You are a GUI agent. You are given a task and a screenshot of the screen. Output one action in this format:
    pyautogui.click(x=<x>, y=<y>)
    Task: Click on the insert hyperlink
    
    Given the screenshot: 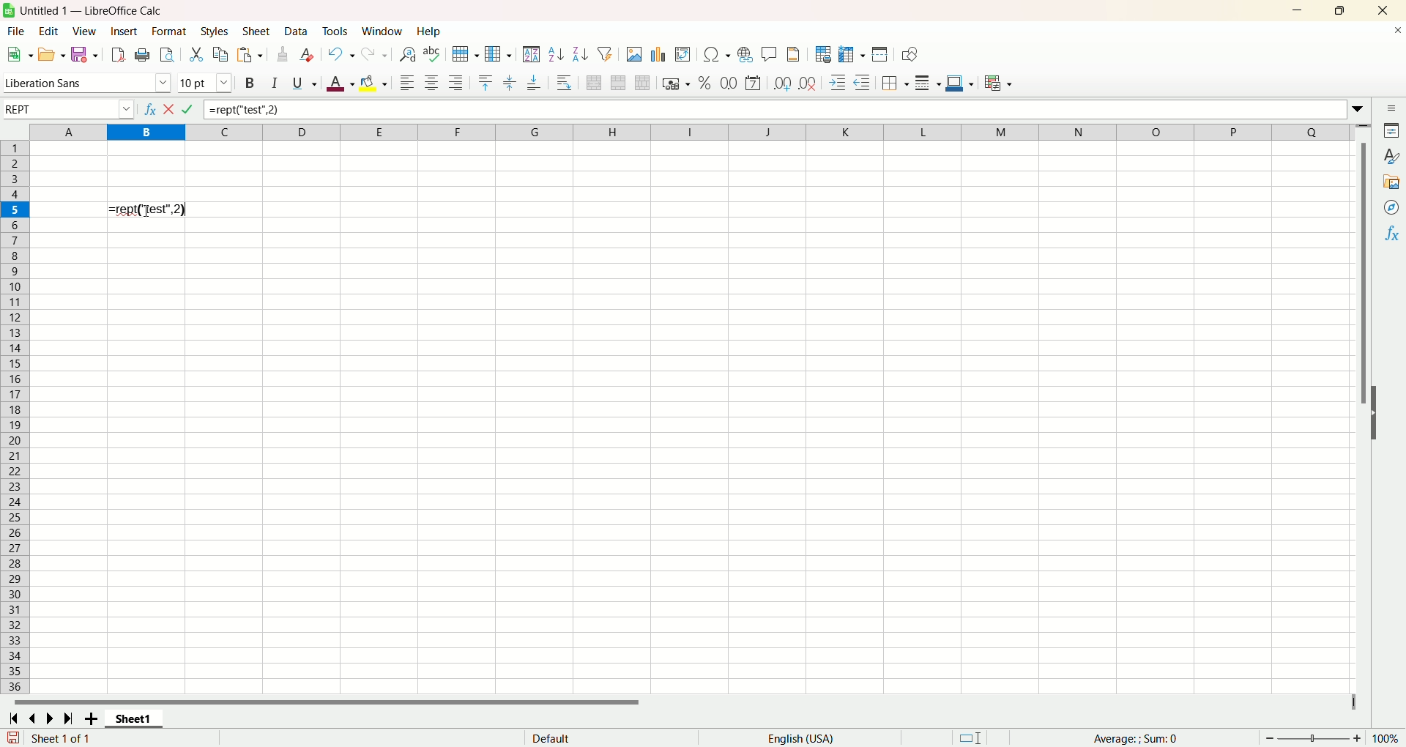 What is the action you would take?
    pyautogui.click(x=744, y=55)
    